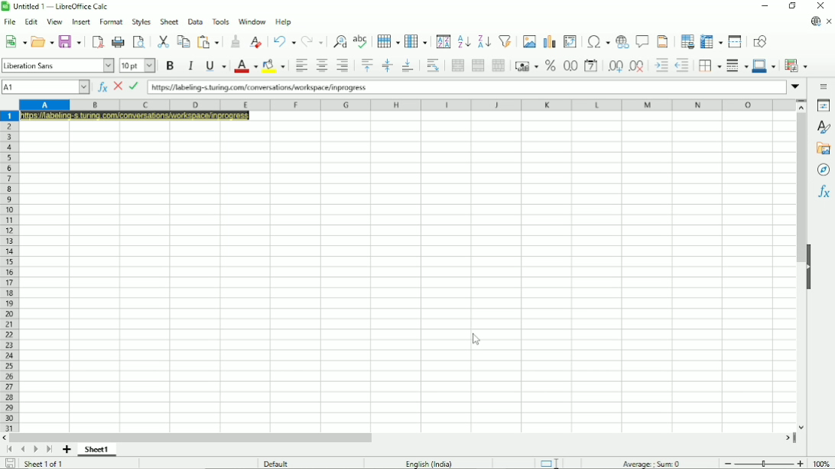  What do you see at coordinates (366, 65) in the screenshot?
I see `Align top` at bounding box center [366, 65].